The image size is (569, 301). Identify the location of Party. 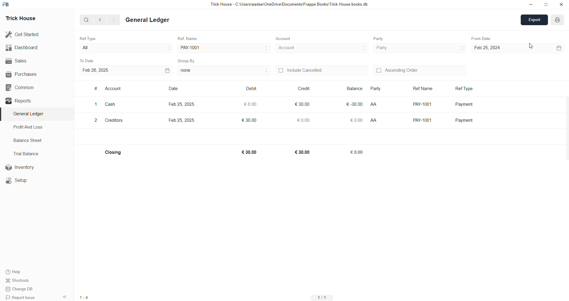
(381, 48).